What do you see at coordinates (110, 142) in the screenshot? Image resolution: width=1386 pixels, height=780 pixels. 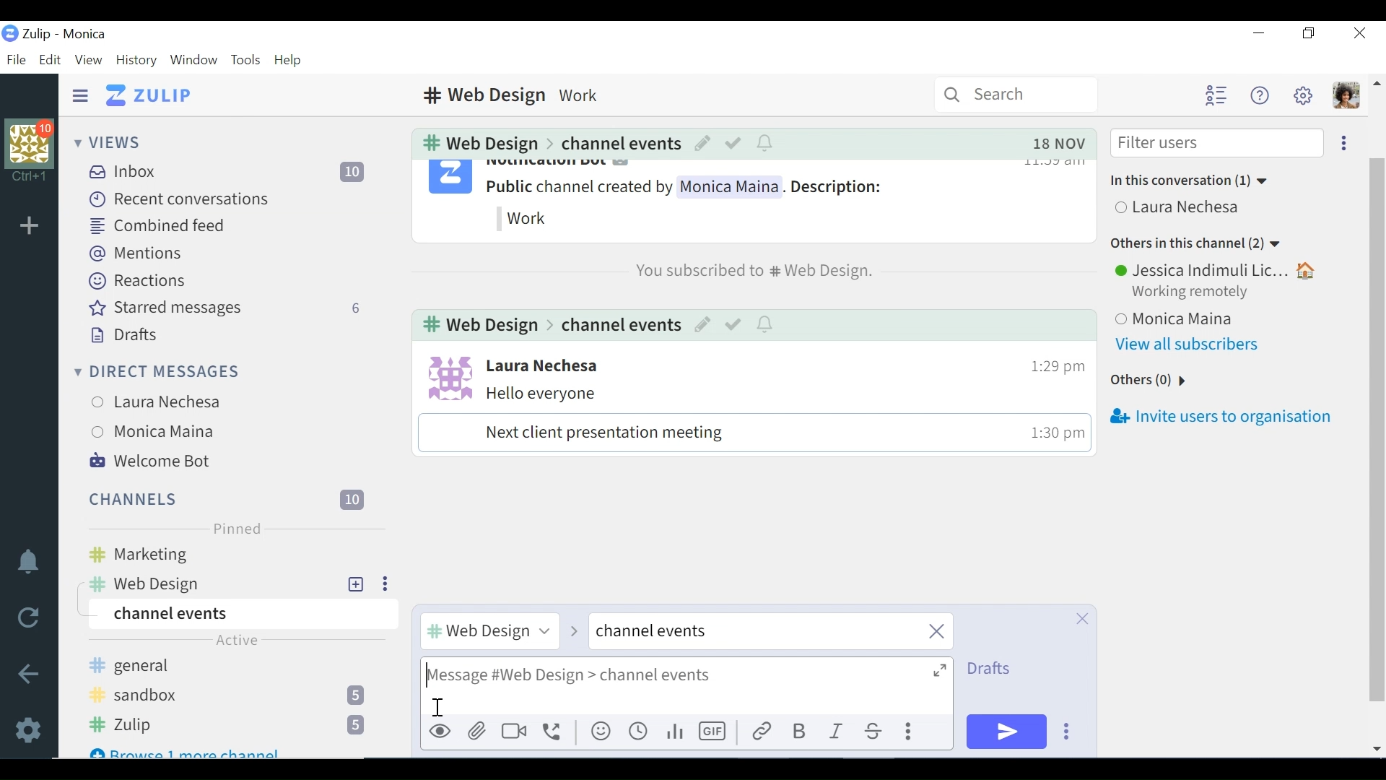 I see `Views menu` at bounding box center [110, 142].